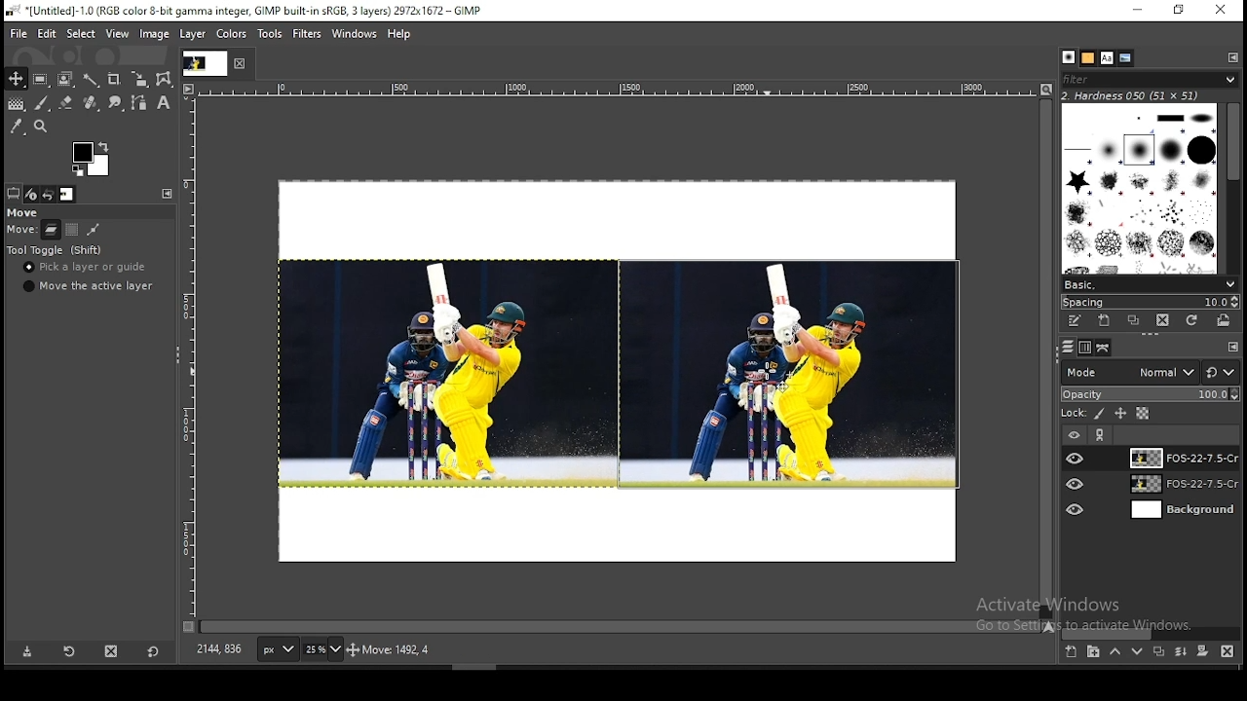 The height and width of the screenshot is (701, 1247). I want to click on add a mask, so click(1200, 652).